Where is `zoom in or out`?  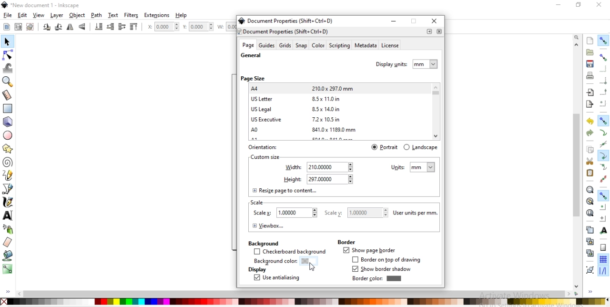
zoom in or out is located at coordinates (9, 82).